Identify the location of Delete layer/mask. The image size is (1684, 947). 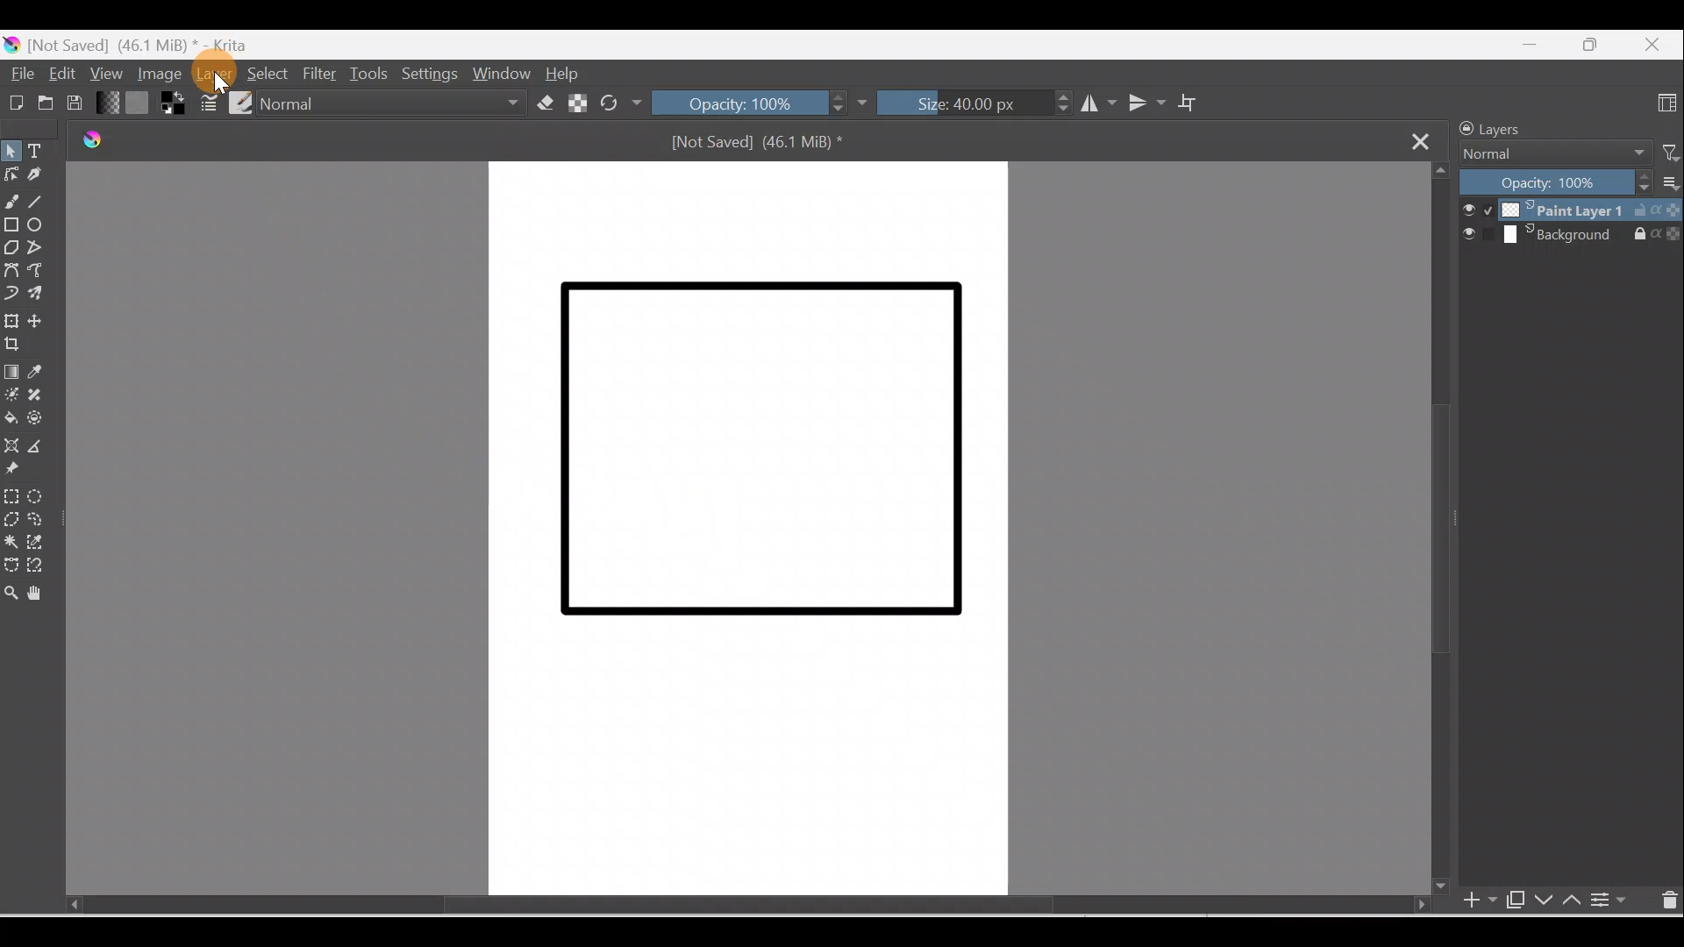
(1667, 902).